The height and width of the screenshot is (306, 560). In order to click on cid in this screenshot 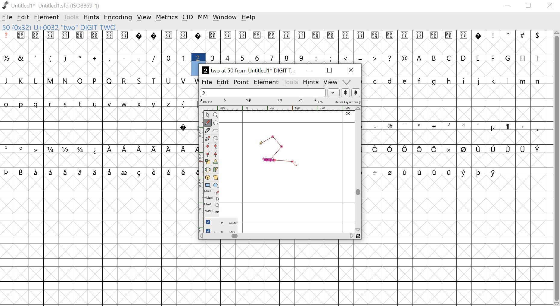, I will do `click(187, 17)`.